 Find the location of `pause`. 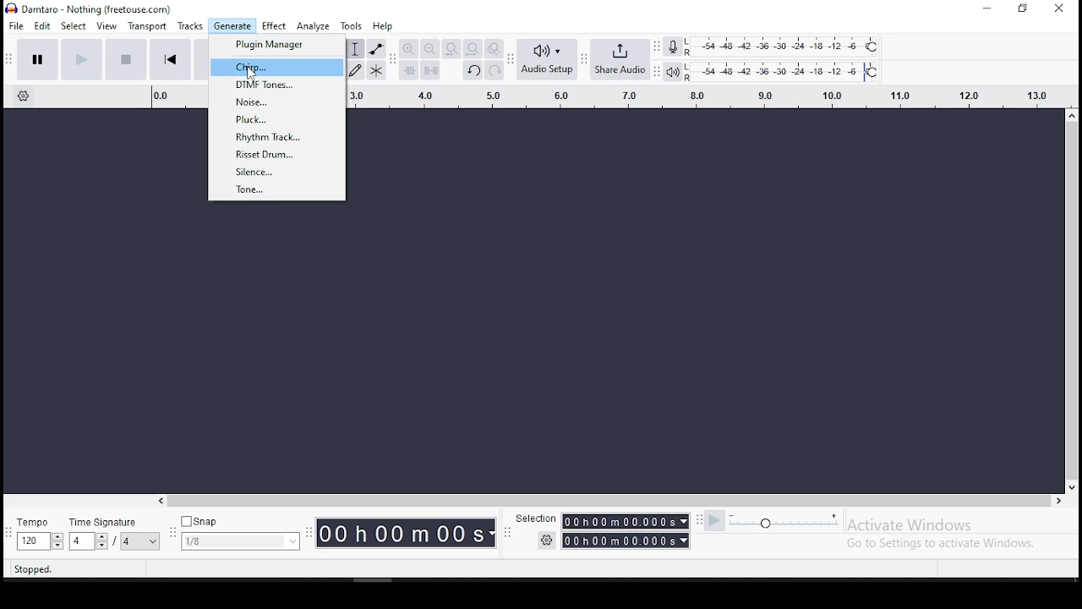

pause is located at coordinates (38, 58).